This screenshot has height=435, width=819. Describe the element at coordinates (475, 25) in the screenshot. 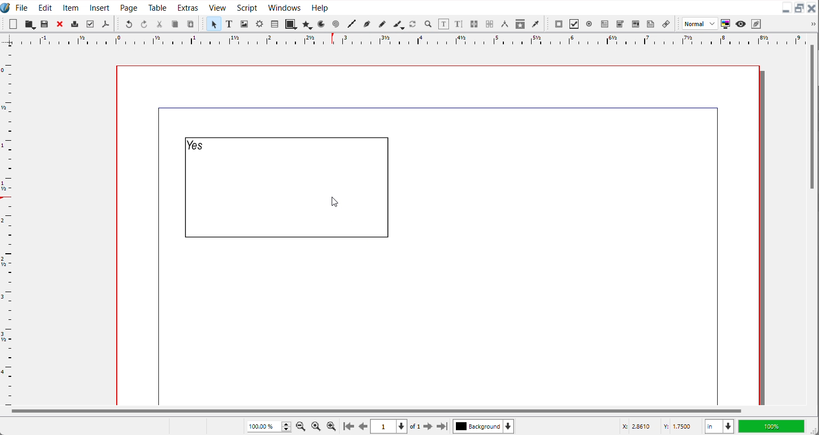

I see `Link text frame` at that location.